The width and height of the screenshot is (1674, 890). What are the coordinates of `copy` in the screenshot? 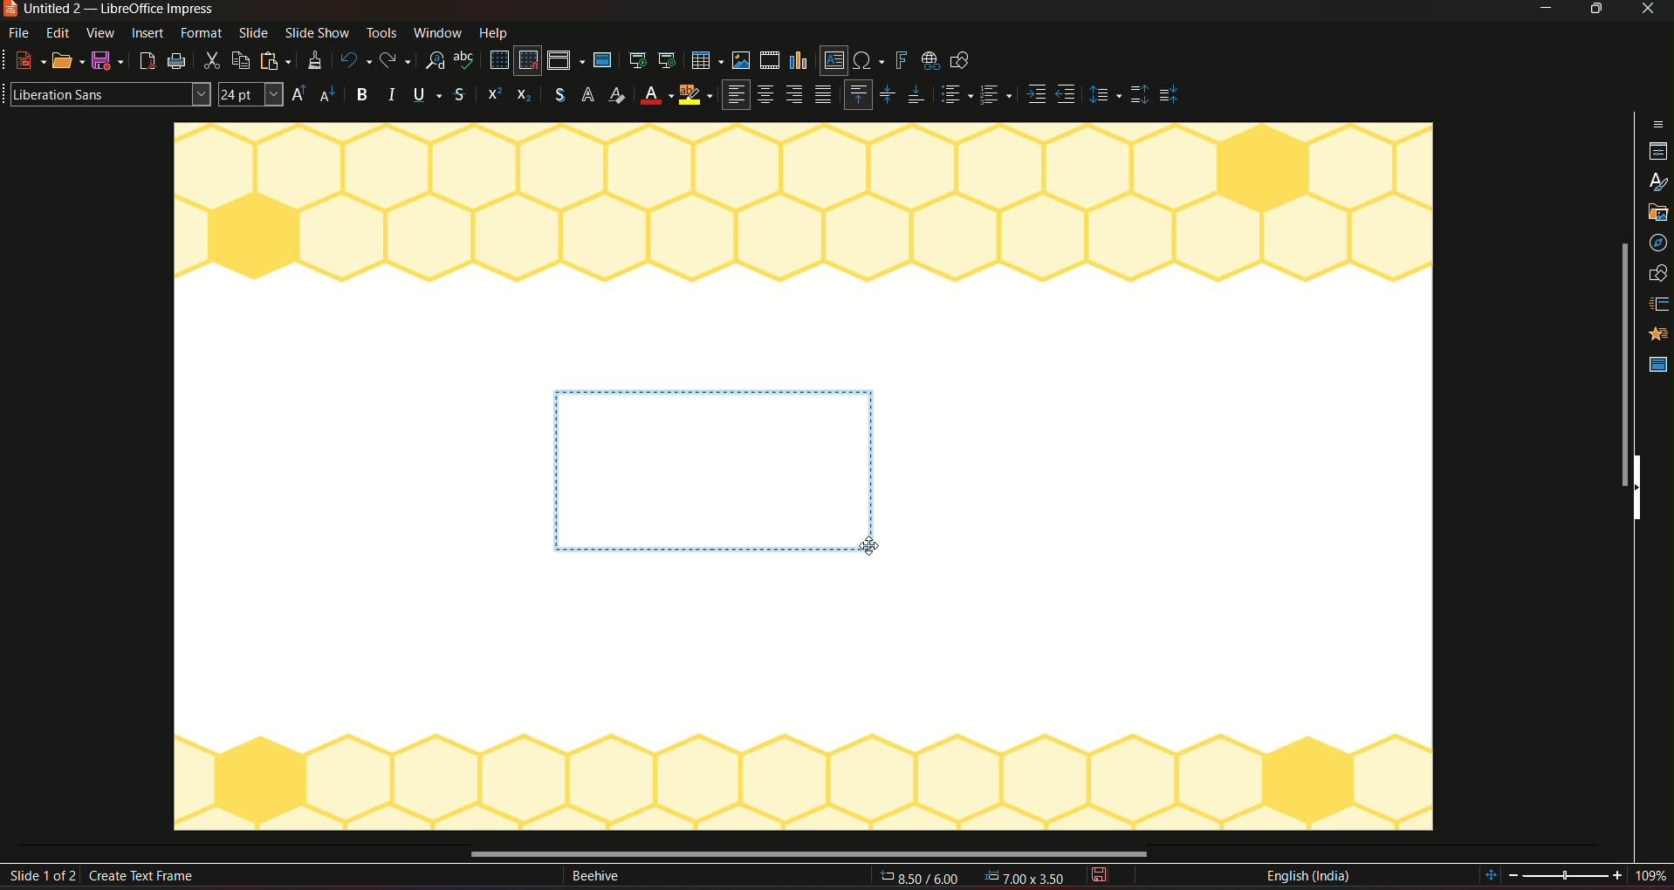 It's located at (241, 59).